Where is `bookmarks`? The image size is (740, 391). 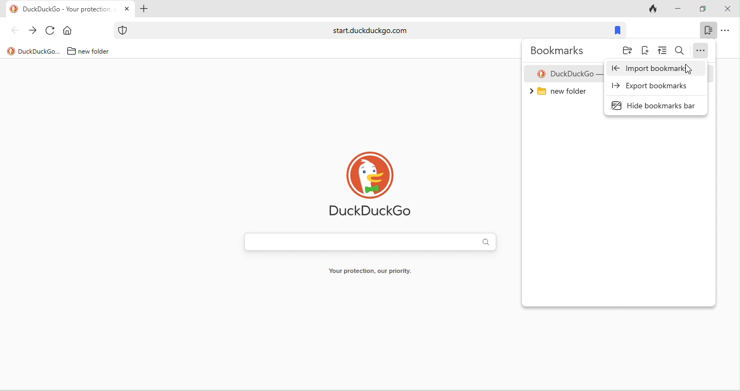 bookmarks is located at coordinates (708, 30).